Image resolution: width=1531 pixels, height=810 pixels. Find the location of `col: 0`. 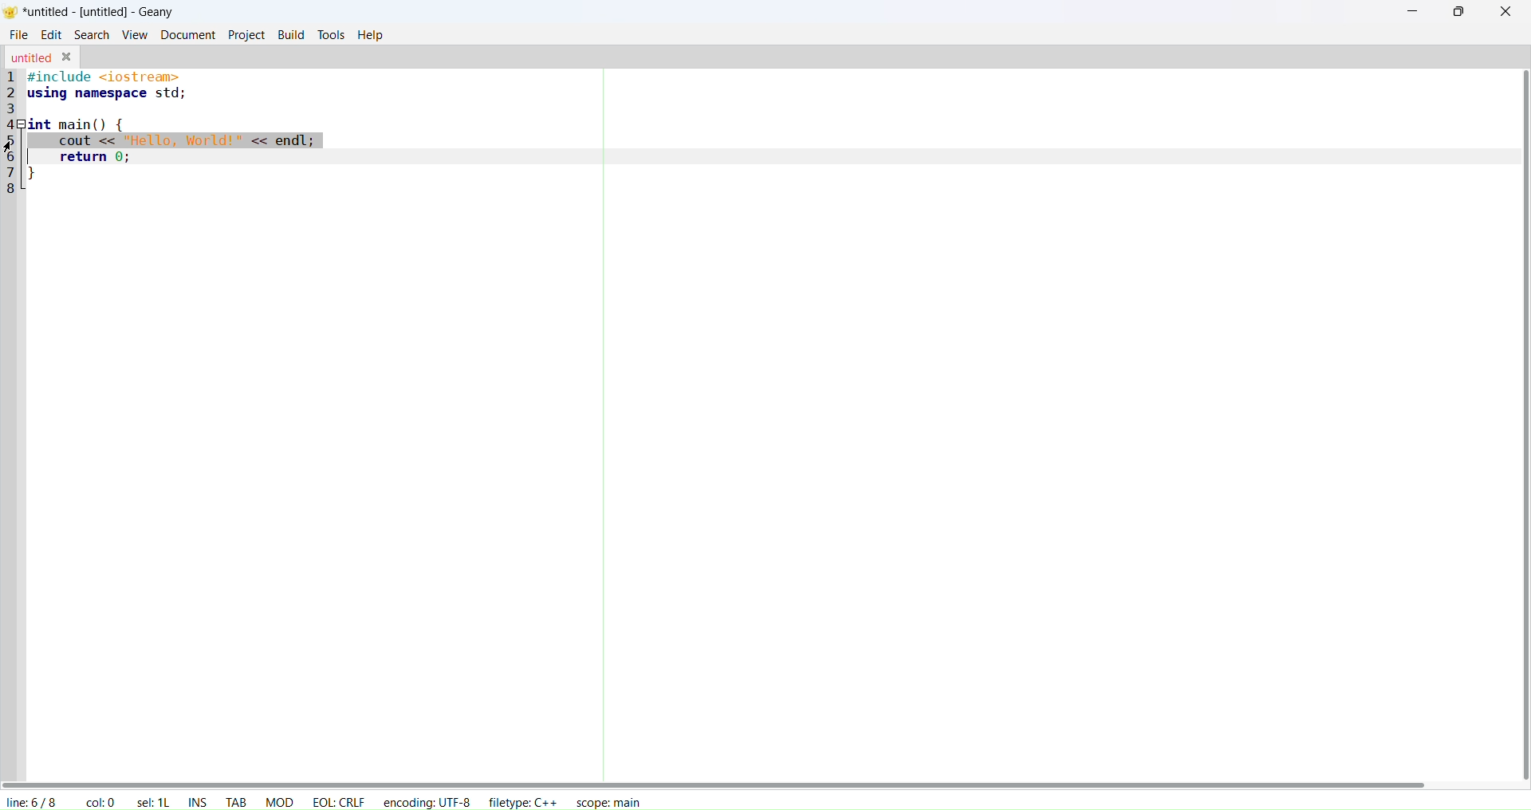

col: 0 is located at coordinates (97, 801).